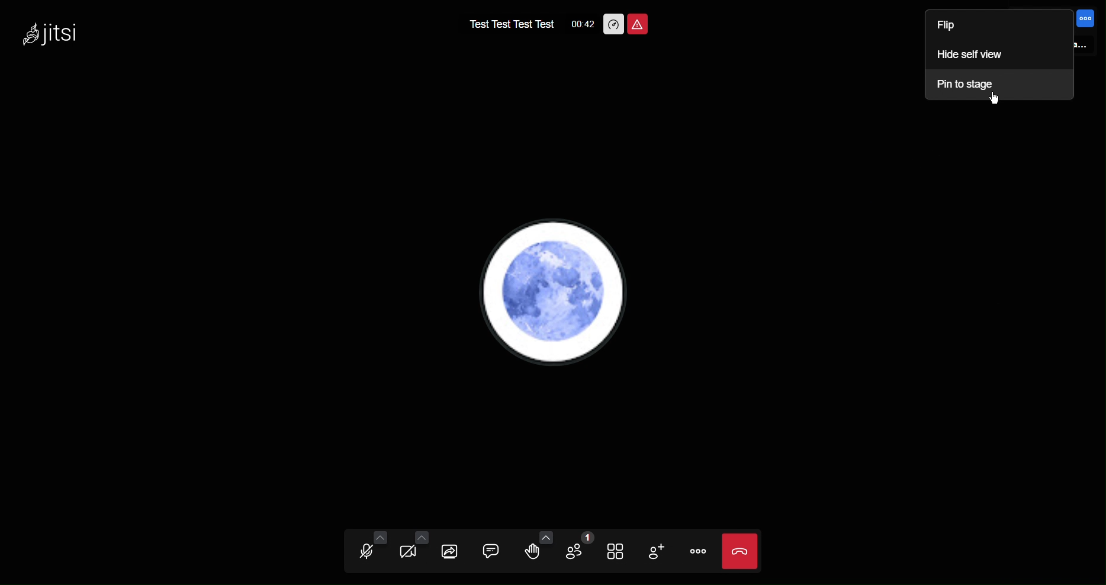  I want to click on Performance Settings, so click(613, 23).